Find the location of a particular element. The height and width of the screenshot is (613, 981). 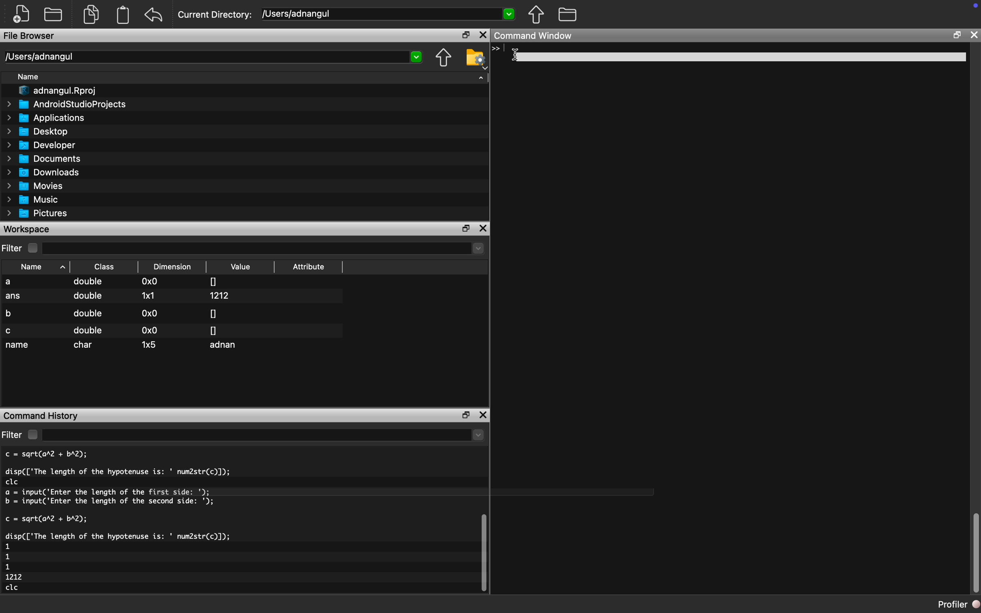

ans is located at coordinates (14, 297).